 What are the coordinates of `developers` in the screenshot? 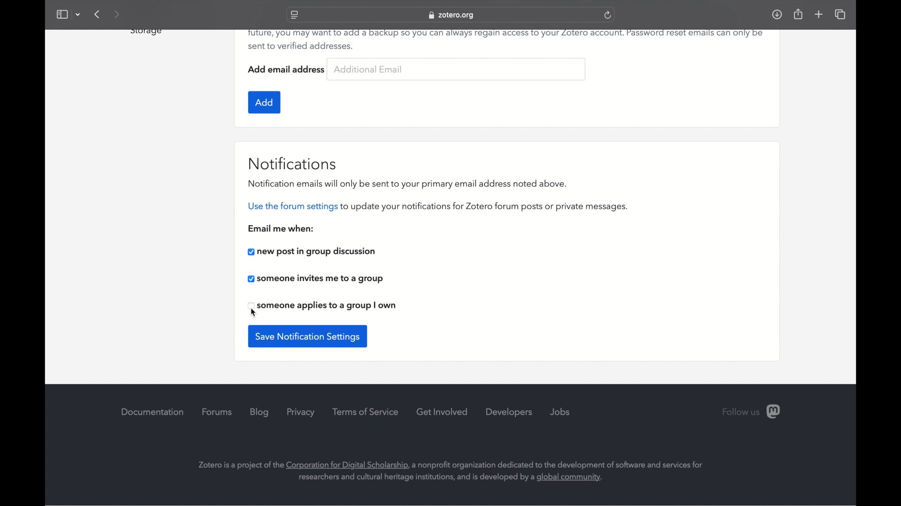 It's located at (510, 412).